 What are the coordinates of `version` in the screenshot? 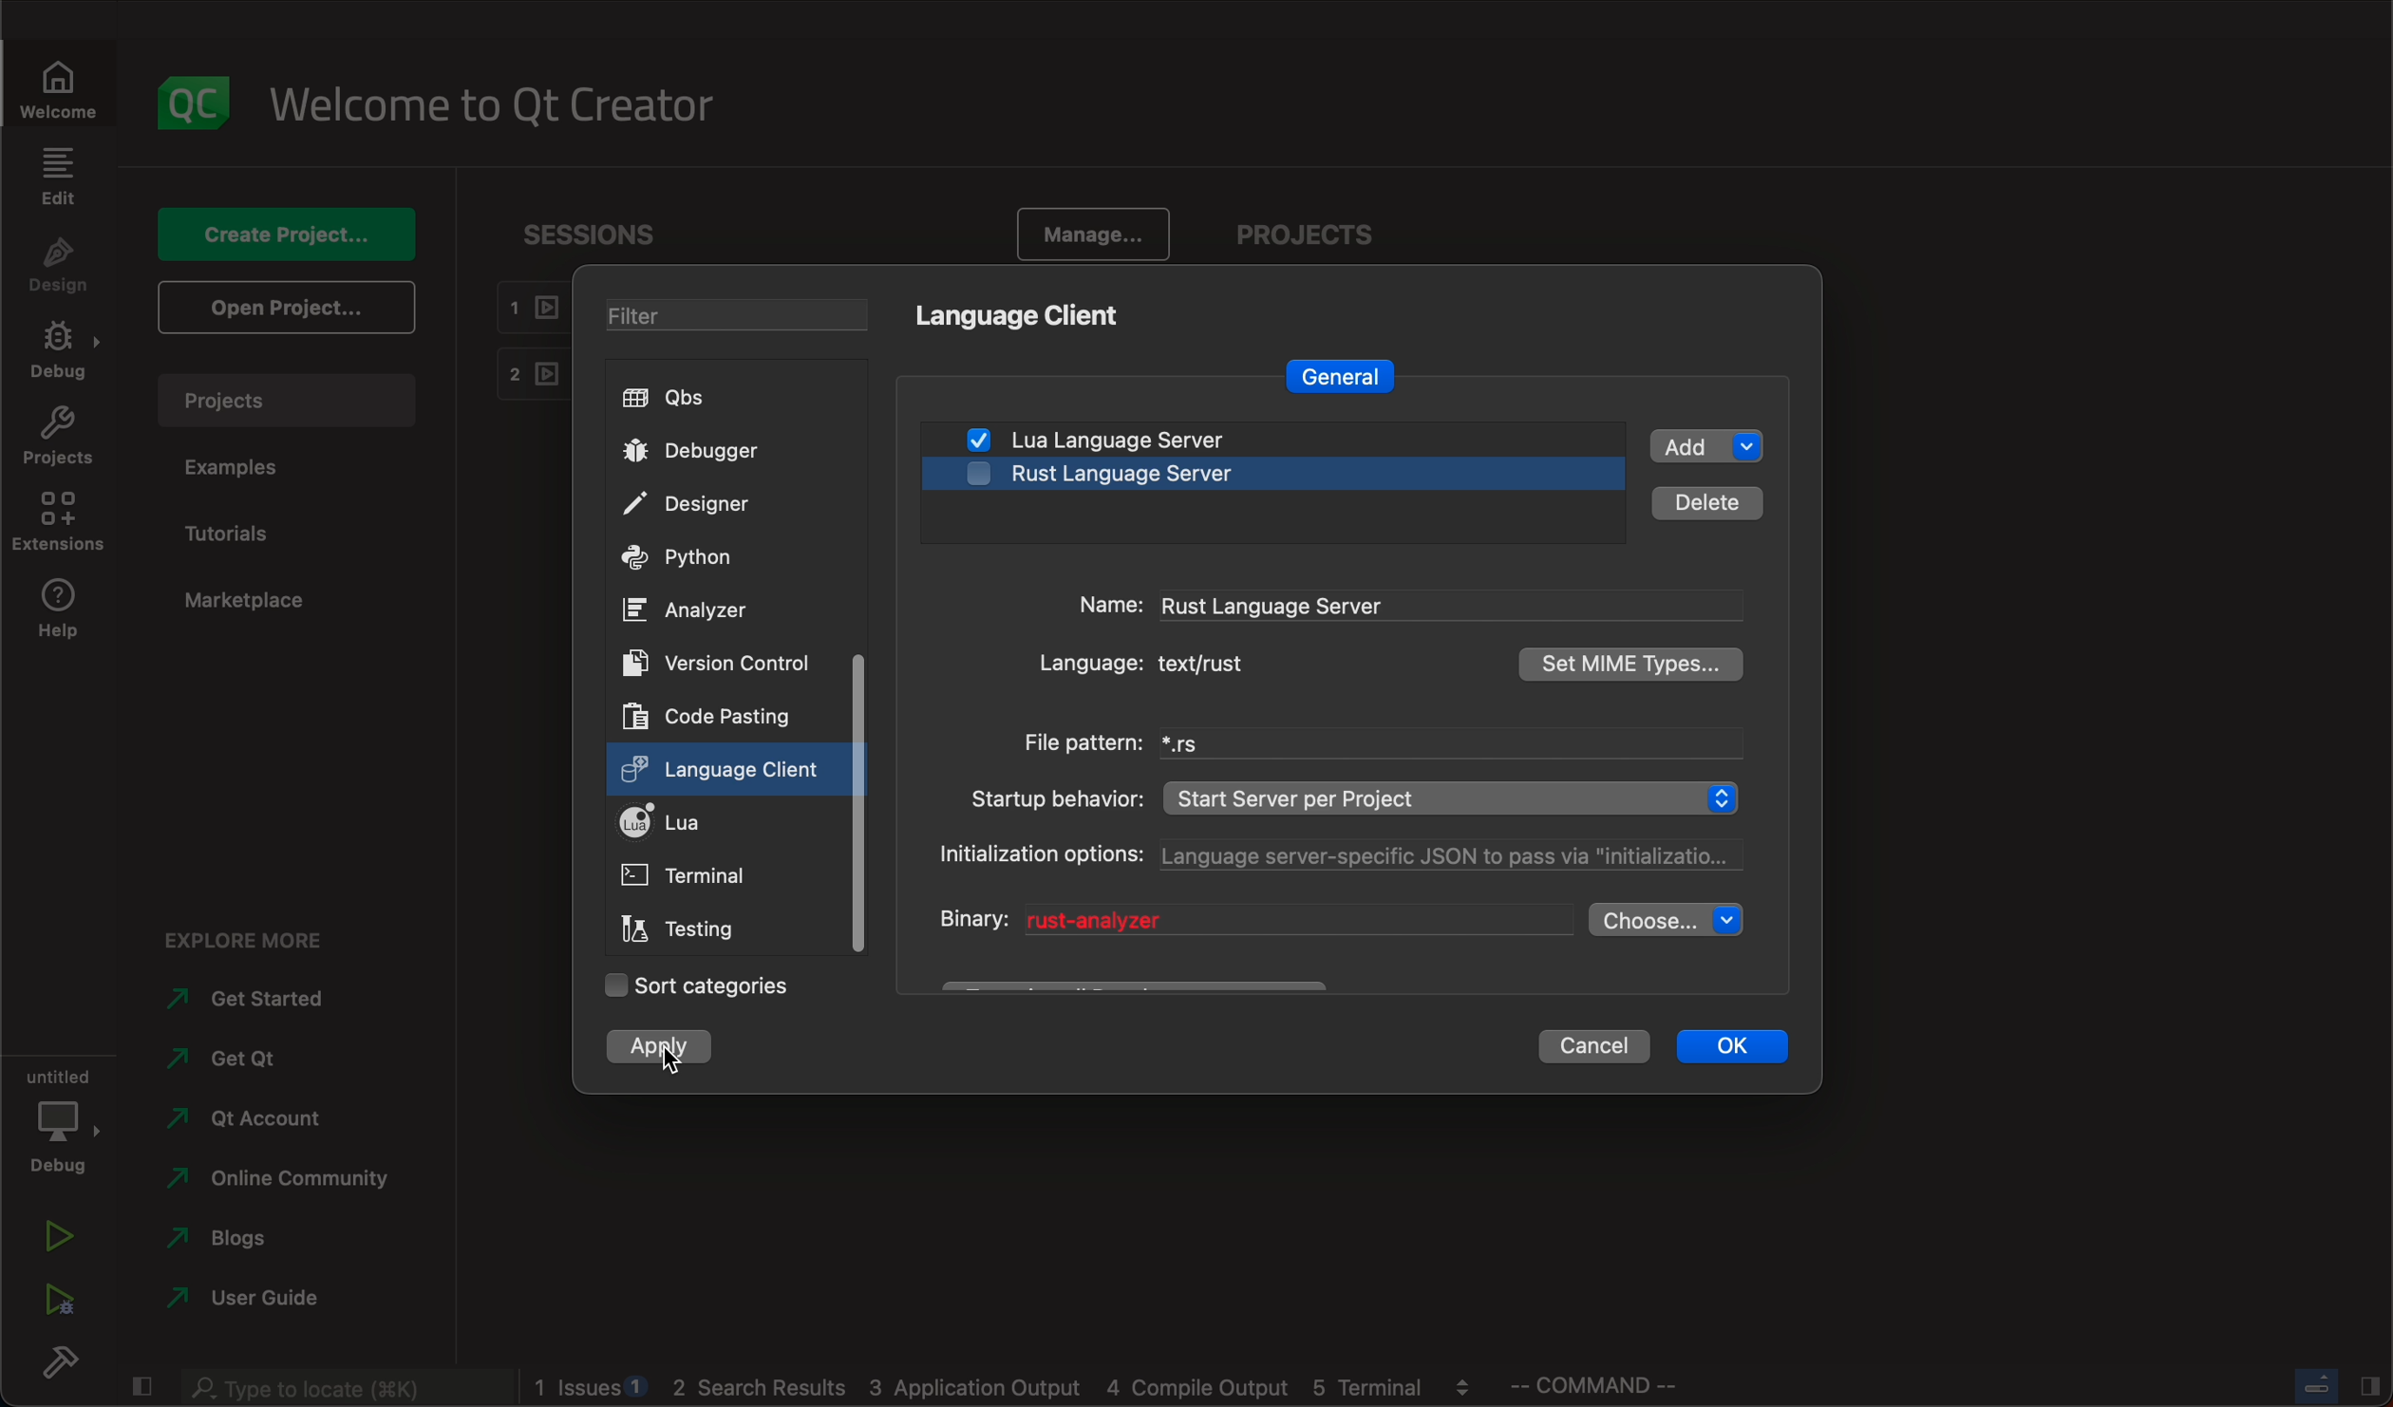 It's located at (716, 663).